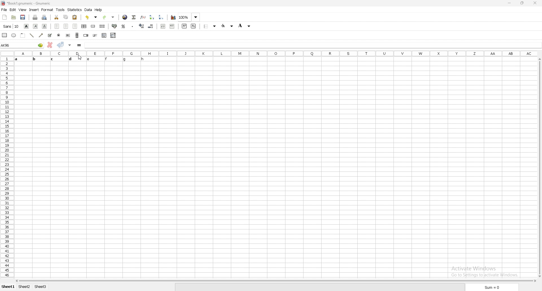 This screenshot has height=291, width=542. What do you see at coordinates (109, 17) in the screenshot?
I see `redo` at bounding box center [109, 17].